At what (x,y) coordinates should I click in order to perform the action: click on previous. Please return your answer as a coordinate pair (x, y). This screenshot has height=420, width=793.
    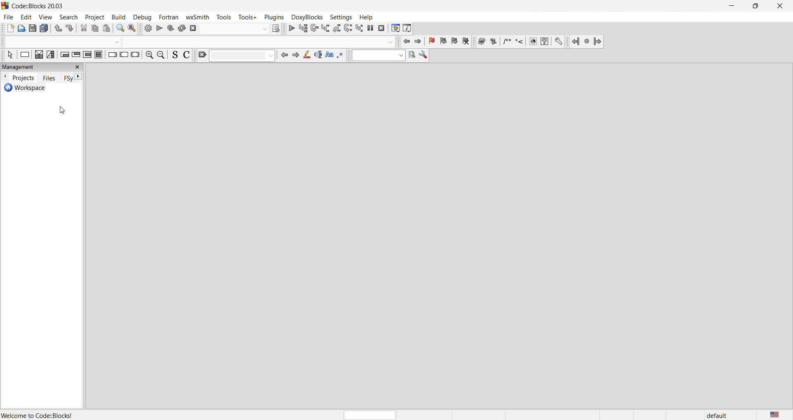
    Looking at the image, I should click on (5, 77).